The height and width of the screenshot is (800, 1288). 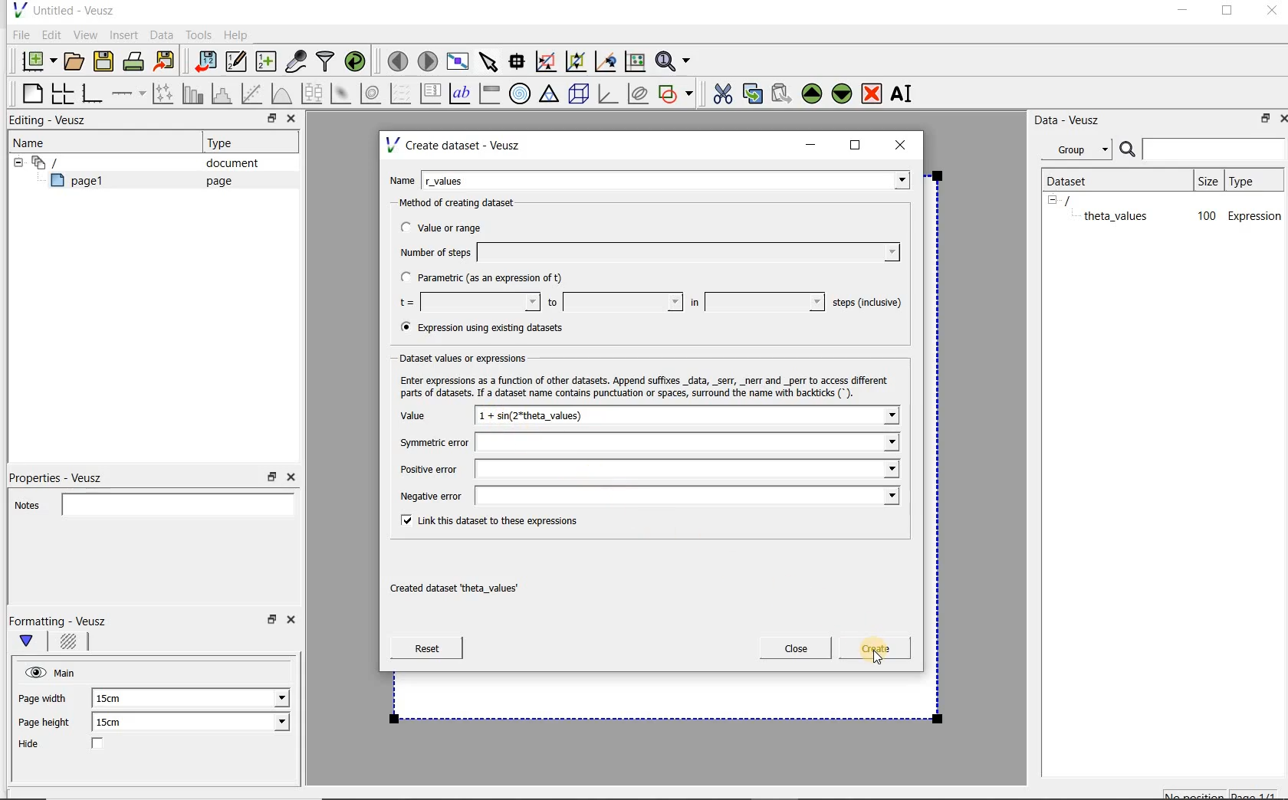 What do you see at coordinates (476, 356) in the screenshot?
I see `Dataset values or expressions` at bounding box center [476, 356].